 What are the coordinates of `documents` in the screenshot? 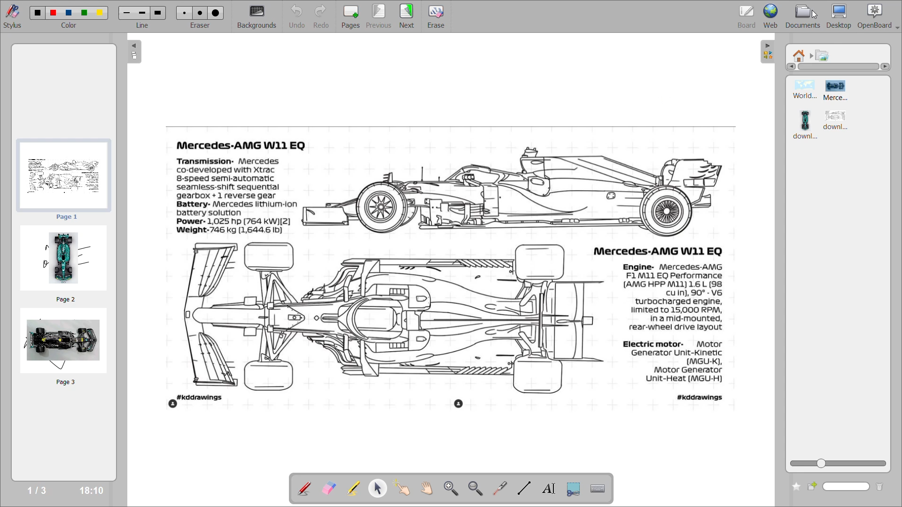 It's located at (802, 16).